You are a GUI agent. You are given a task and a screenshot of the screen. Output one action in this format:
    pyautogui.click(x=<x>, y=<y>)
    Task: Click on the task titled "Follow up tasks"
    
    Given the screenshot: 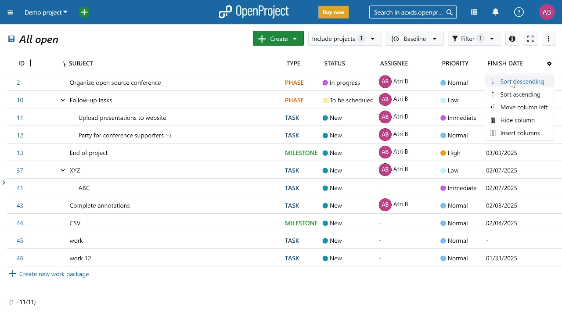 What is the action you would take?
    pyautogui.click(x=248, y=100)
    